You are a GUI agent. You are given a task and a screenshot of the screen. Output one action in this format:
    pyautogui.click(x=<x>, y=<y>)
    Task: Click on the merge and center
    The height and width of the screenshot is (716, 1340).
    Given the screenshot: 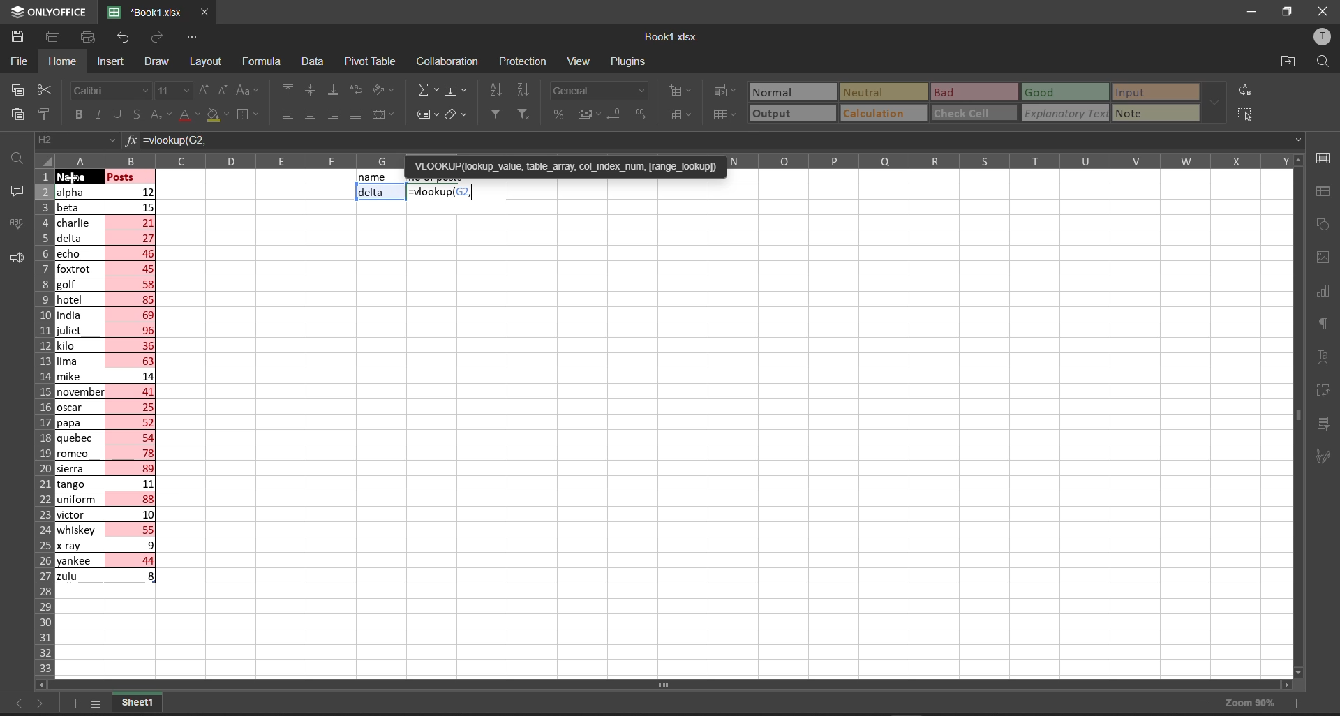 What is the action you would take?
    pyautogui.click(x=384, y=115)
    